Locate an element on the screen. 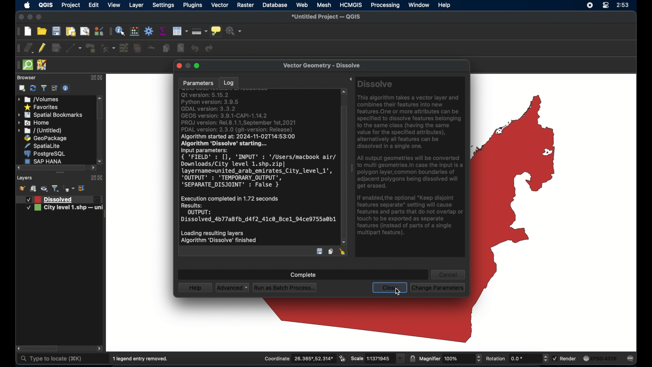 This screenshot has width=652, height=367. mesh is located at coordinates (324, 5).